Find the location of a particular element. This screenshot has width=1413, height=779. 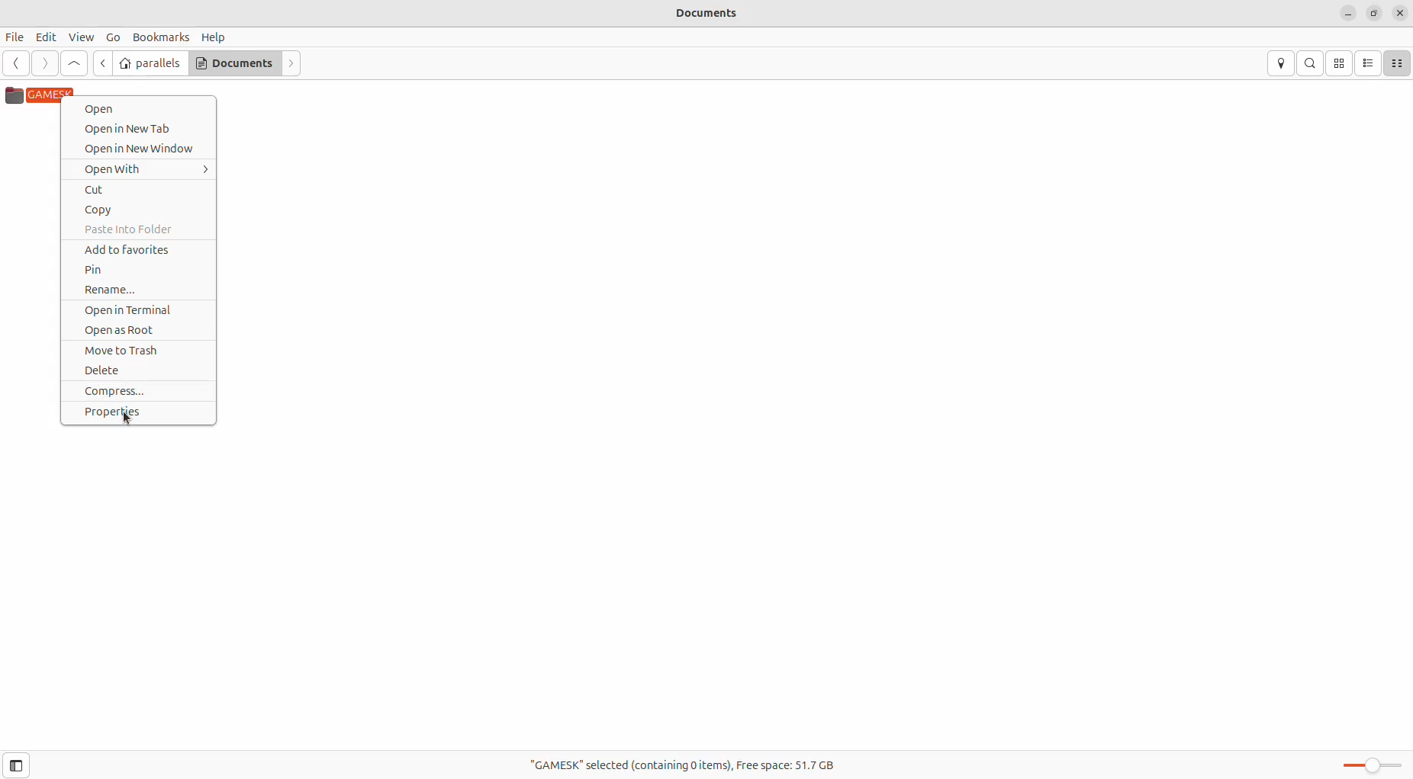

add to favourites is located at coordinates (137, 250).